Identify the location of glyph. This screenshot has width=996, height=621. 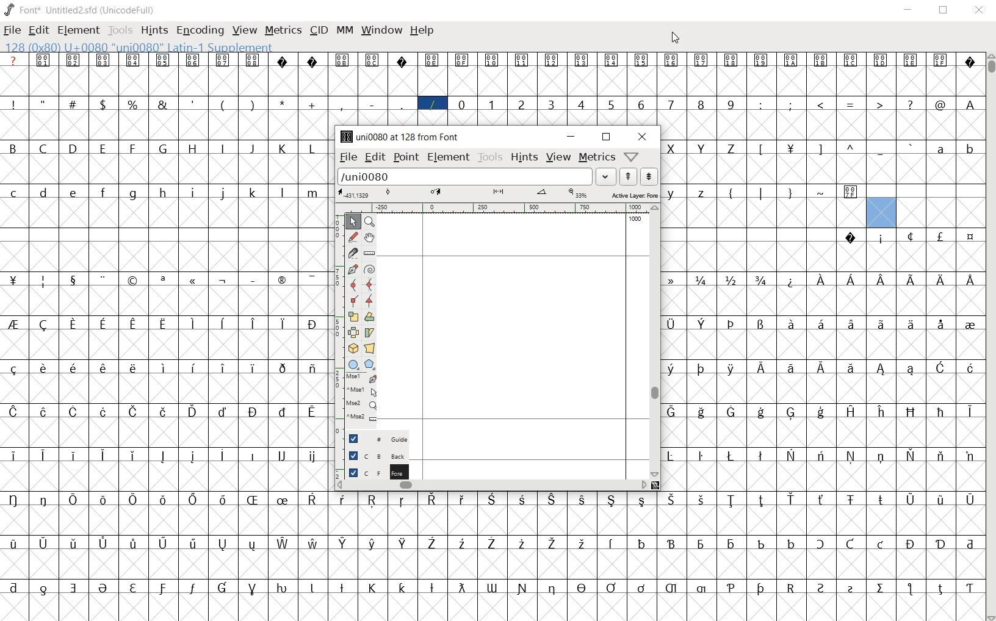
(970, 63).